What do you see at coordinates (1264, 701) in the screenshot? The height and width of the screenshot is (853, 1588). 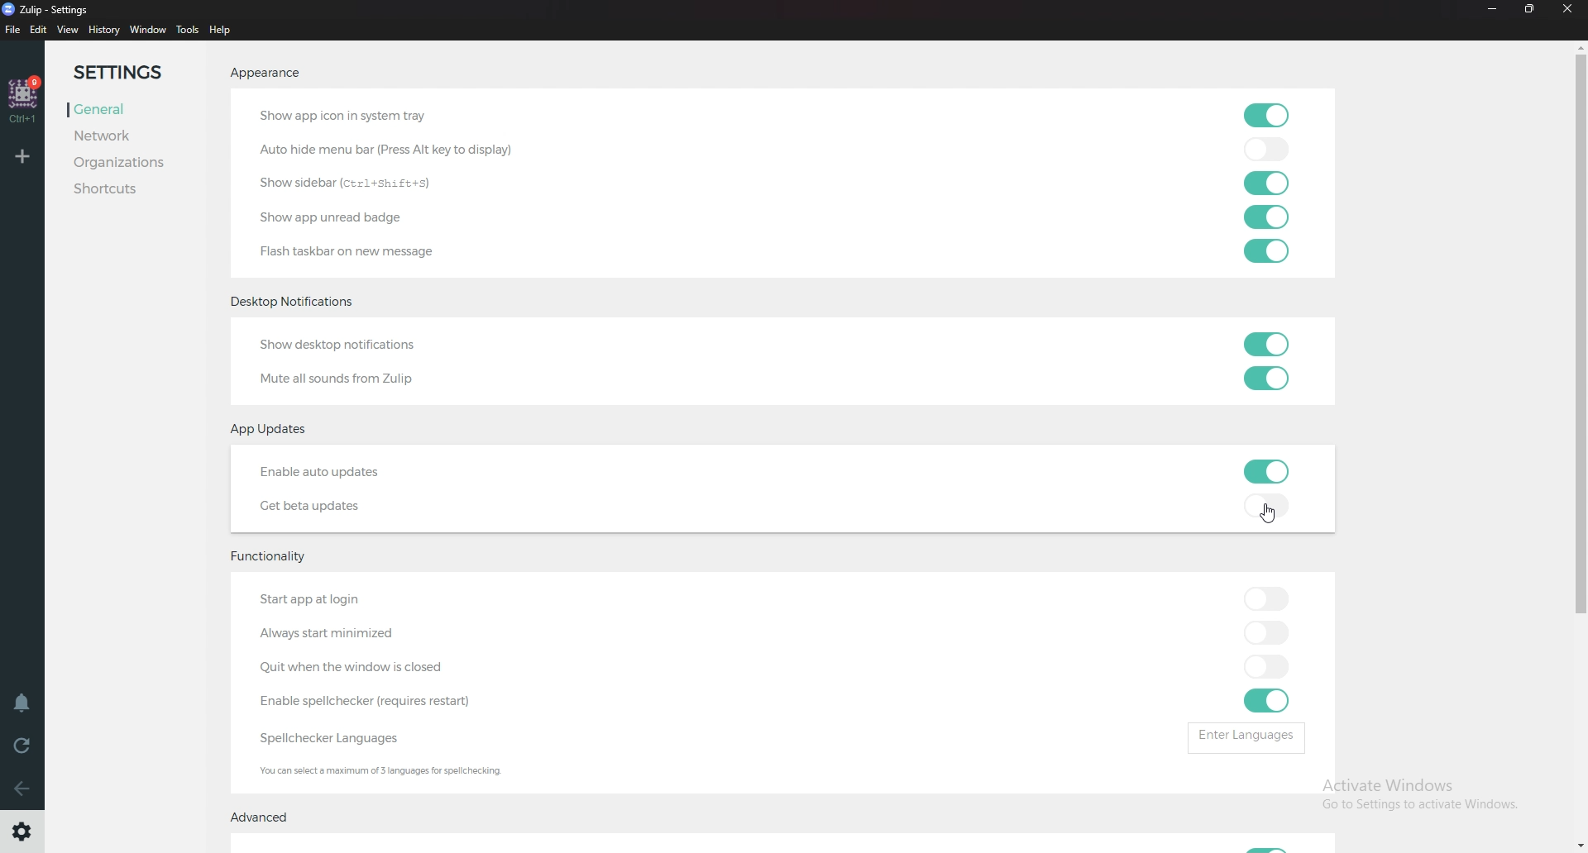 I see `toggle` at bounding box center [1264, 701].